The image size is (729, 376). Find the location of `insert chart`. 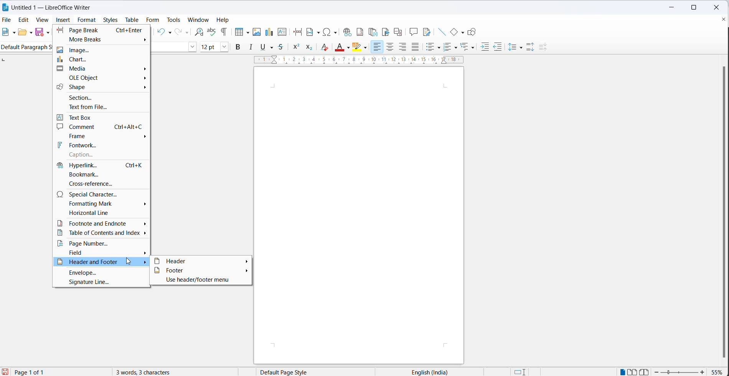

insert chart is located at coordinates (270, 32).